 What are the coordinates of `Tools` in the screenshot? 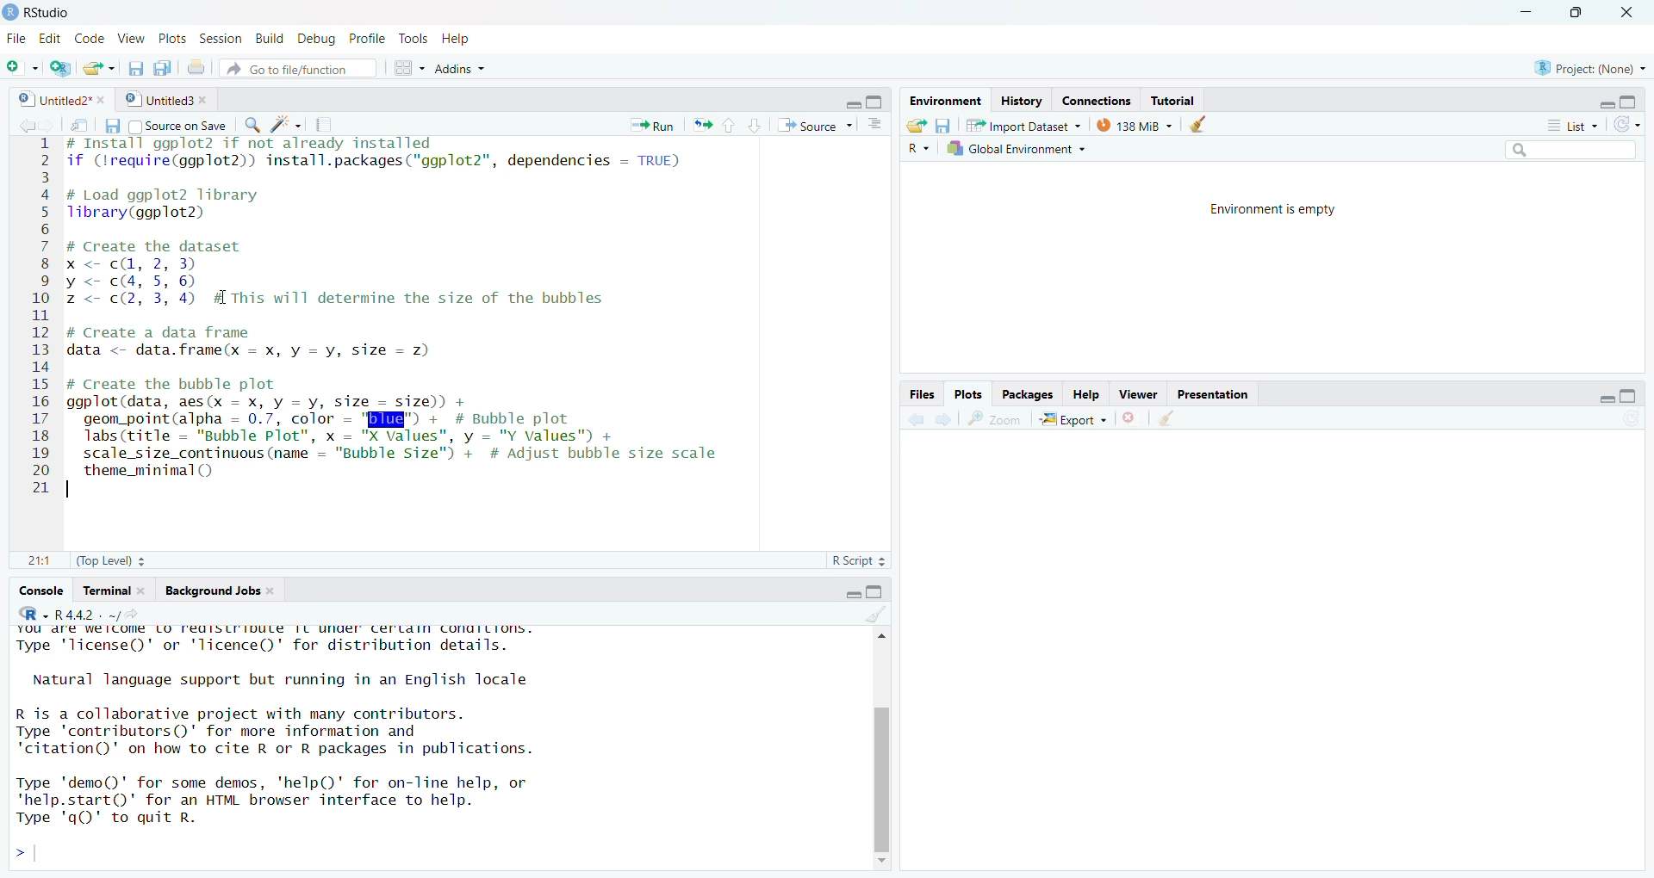 It's located at (410, 38).